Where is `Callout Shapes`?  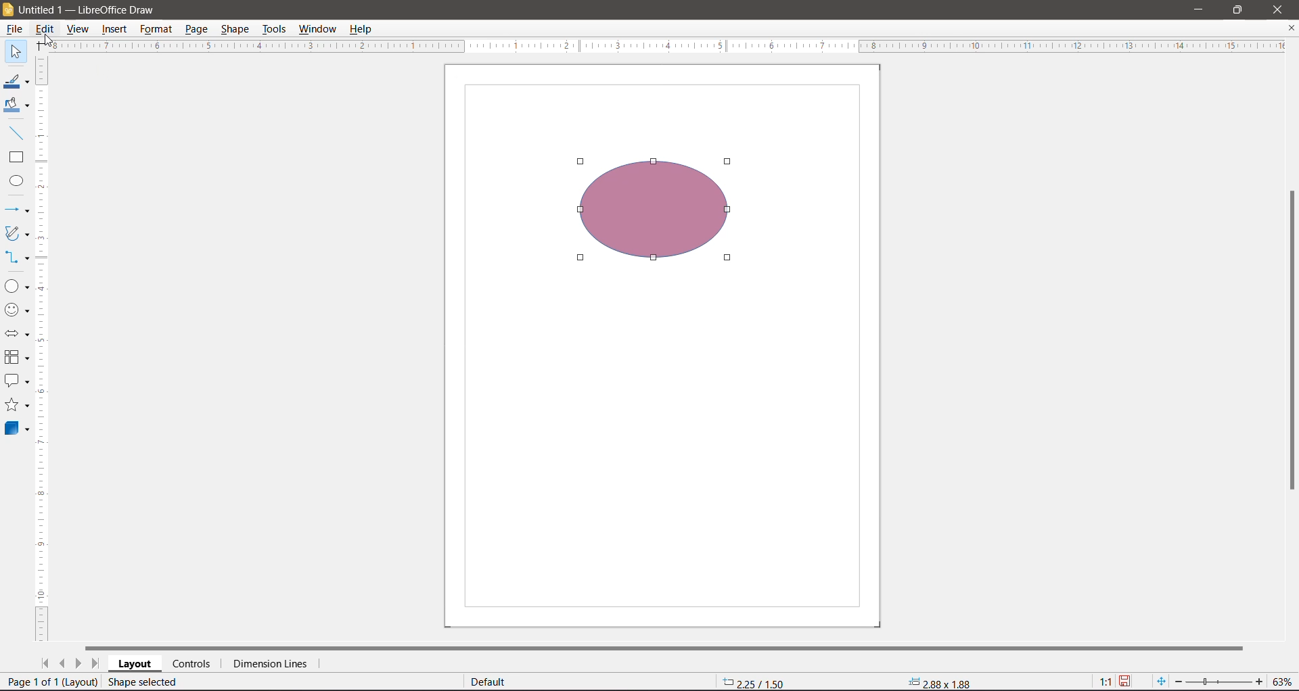
Callout Shapes is located at coordinates (17, 380).